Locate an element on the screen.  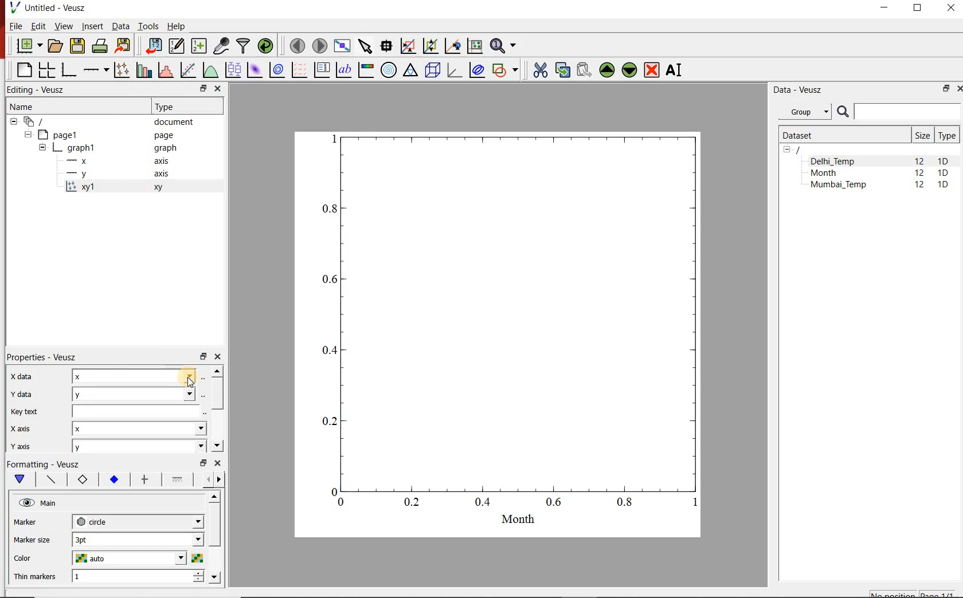
Minor ticks is located at coordinates (178, 479).